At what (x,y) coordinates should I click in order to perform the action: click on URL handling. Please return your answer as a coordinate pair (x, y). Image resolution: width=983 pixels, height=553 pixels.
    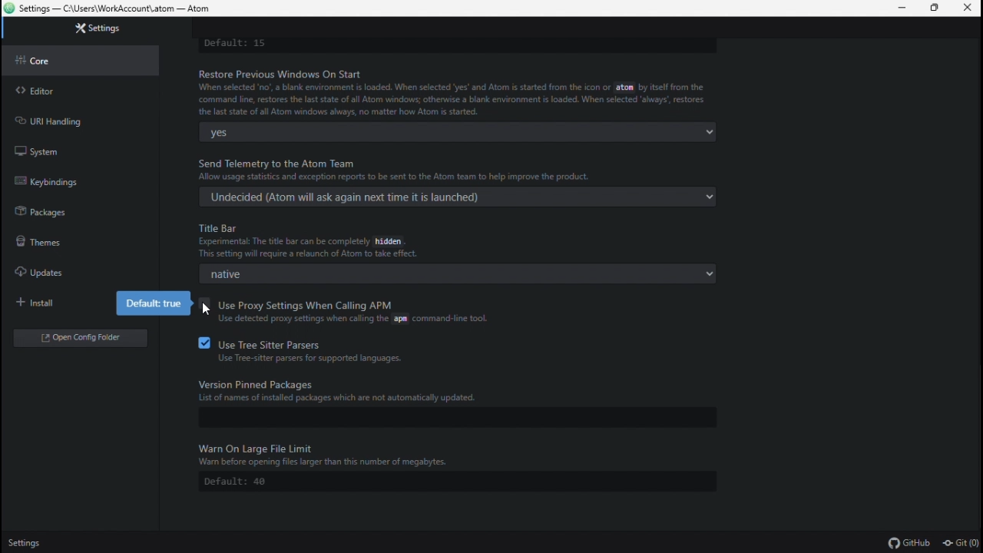
    Looking at the image, I should click on (68, 120).